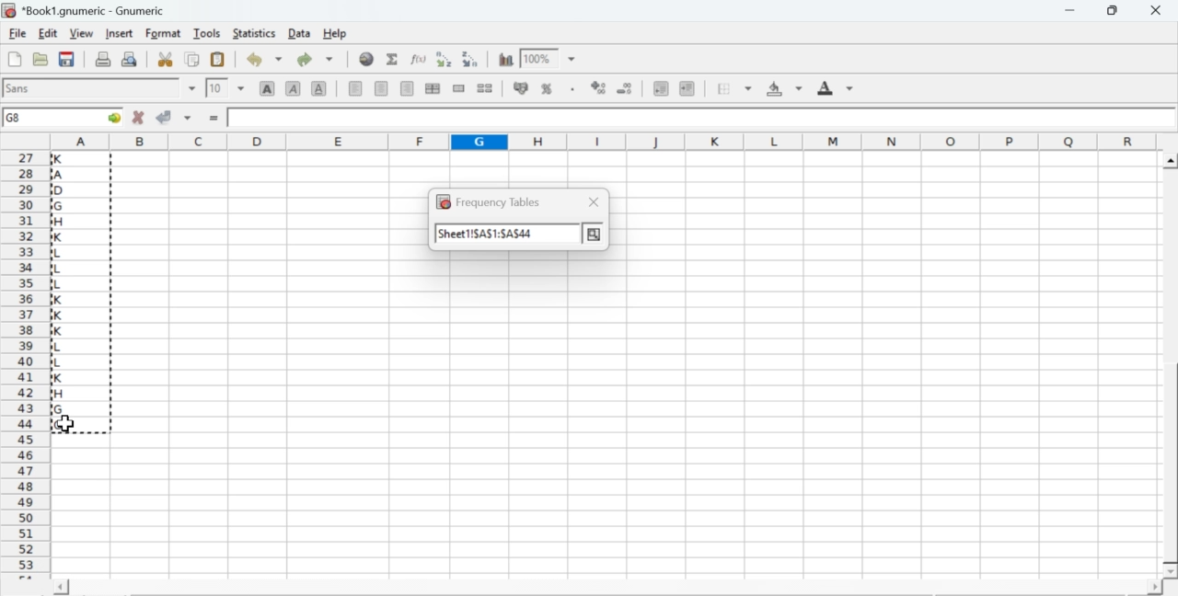 The width and height of the screenshot is (1178, 596). I want to click on statistics, so click(252, 33).